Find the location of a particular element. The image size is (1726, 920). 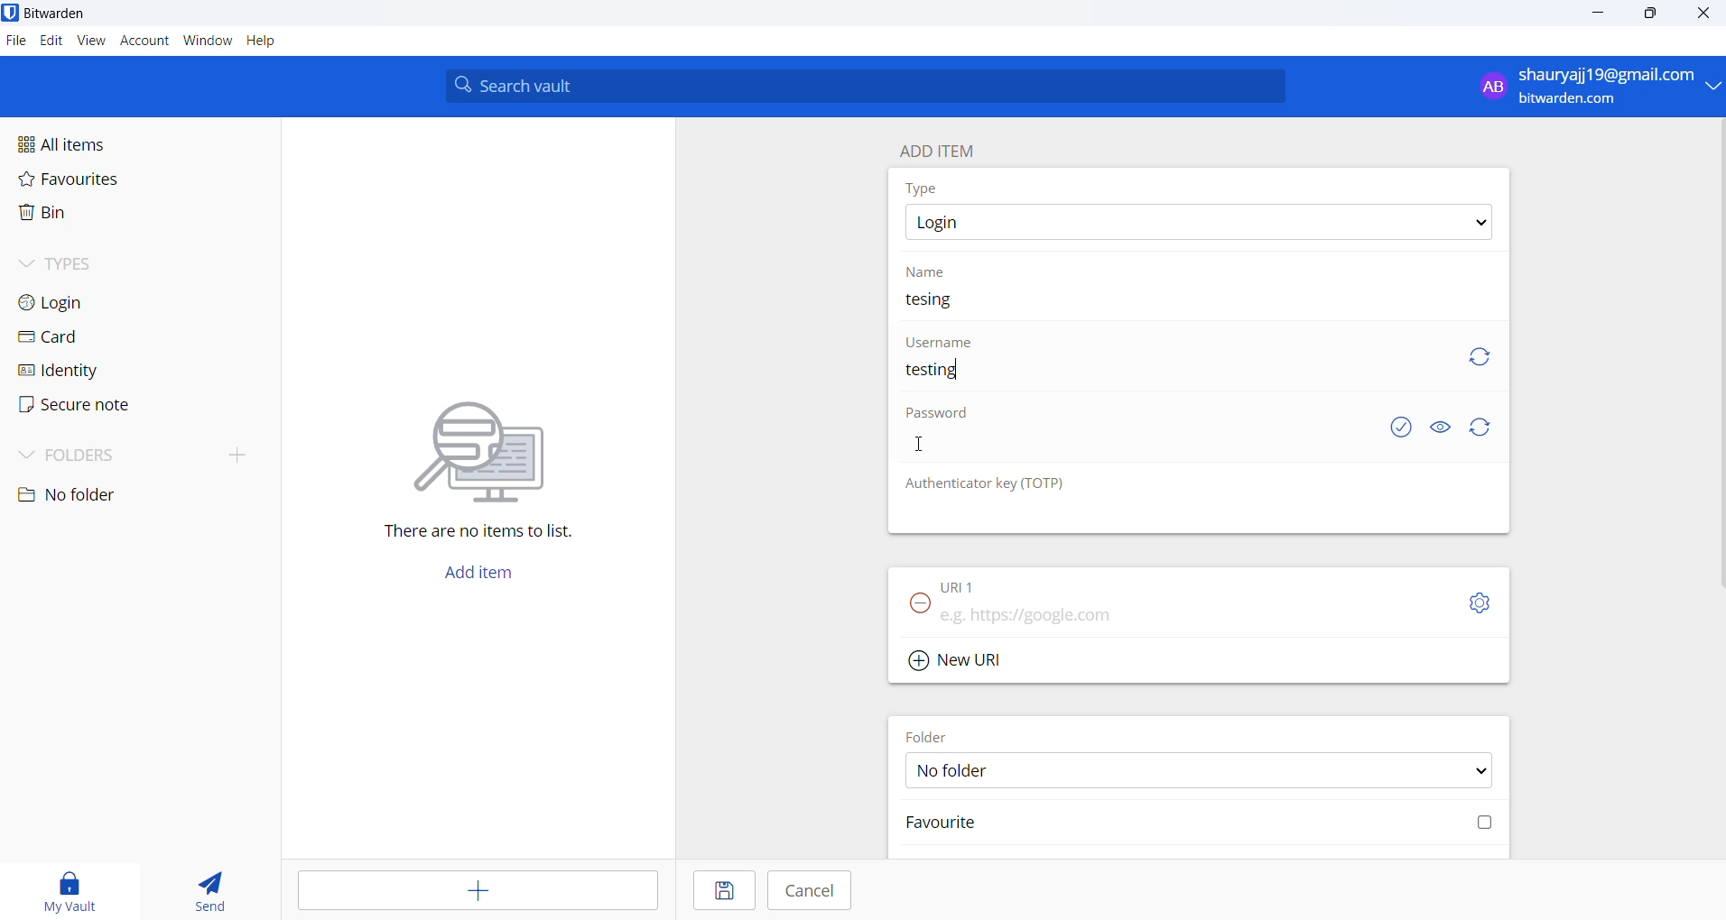

application logo is located at coordinates (11, 12).